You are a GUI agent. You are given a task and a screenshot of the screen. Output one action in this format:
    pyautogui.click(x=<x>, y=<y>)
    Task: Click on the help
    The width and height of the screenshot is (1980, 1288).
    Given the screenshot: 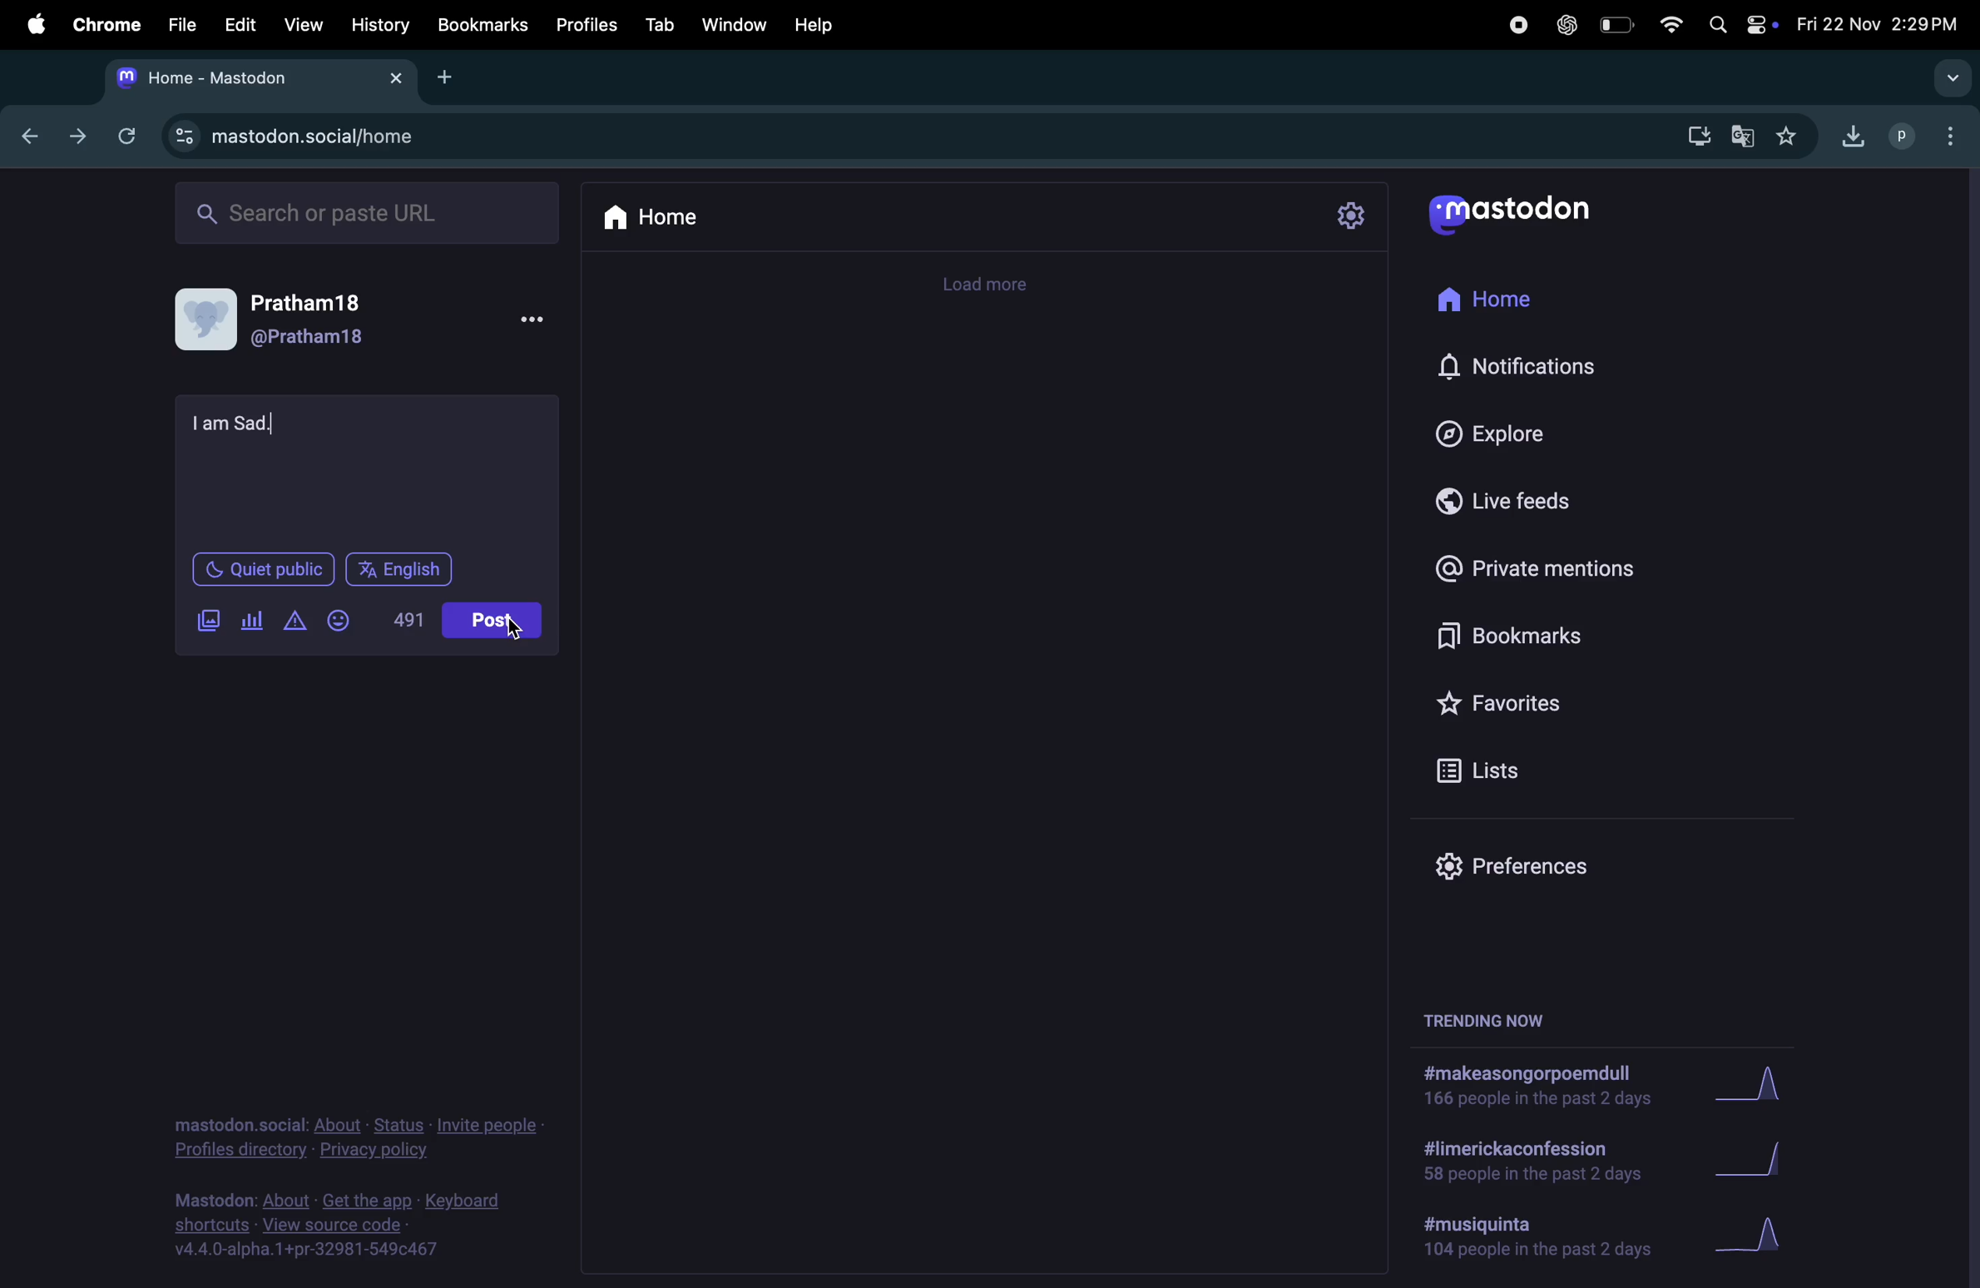 What is the action you would take?
    pyautogui.click(x=819, y=25)
    